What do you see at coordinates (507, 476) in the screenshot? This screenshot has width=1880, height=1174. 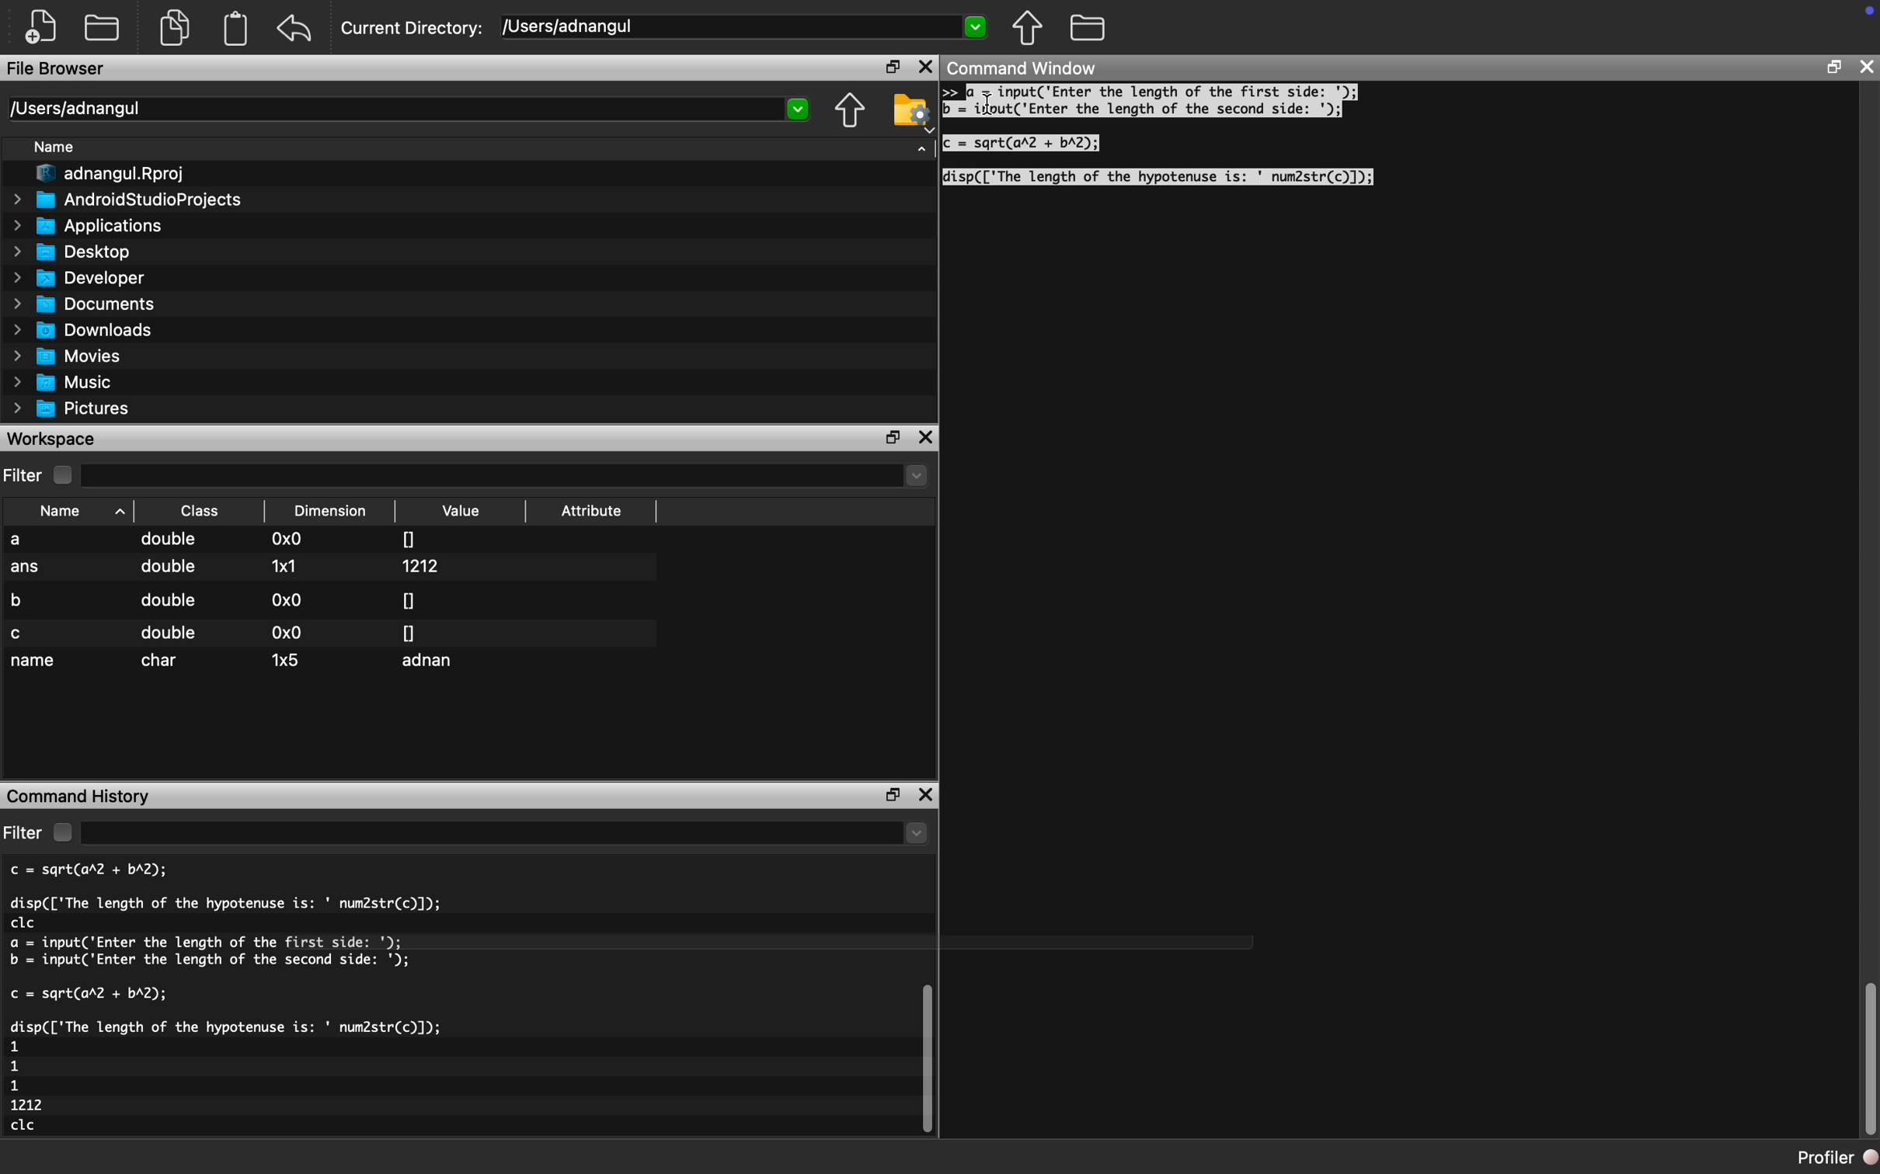 I see `dropdown` at bounding box center [507, 476].